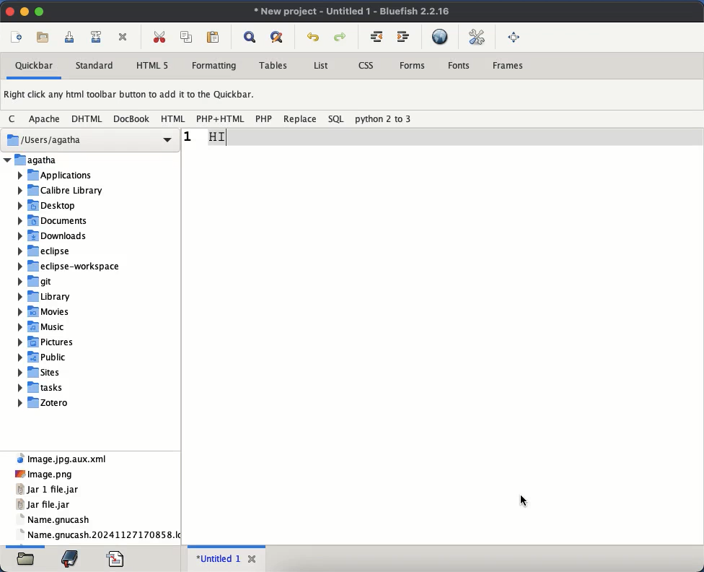 This screenshot has width=704, height=572. I want to click on gnucash, so click(58, 519).